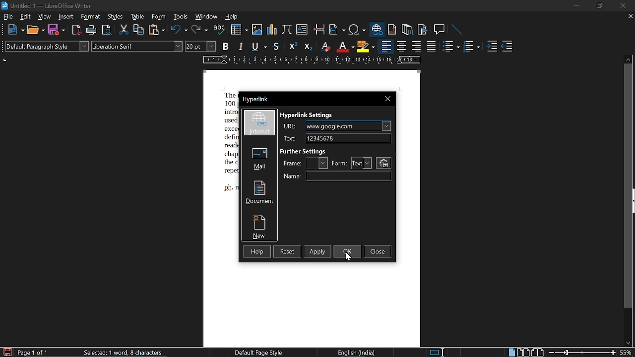 The height and width of the screenshot is (357, 635). I want to click on settings, so click(383, 163).